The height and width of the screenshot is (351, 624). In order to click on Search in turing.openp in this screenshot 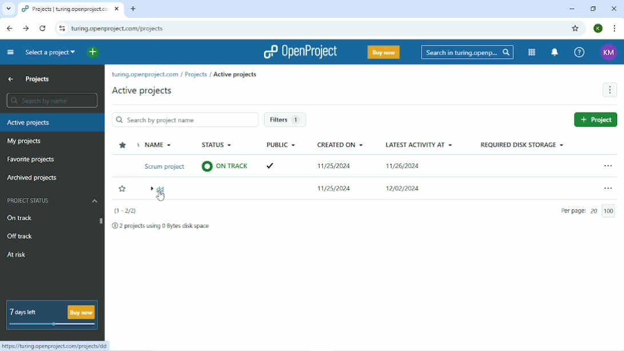, I will do `click(466, 53)`.